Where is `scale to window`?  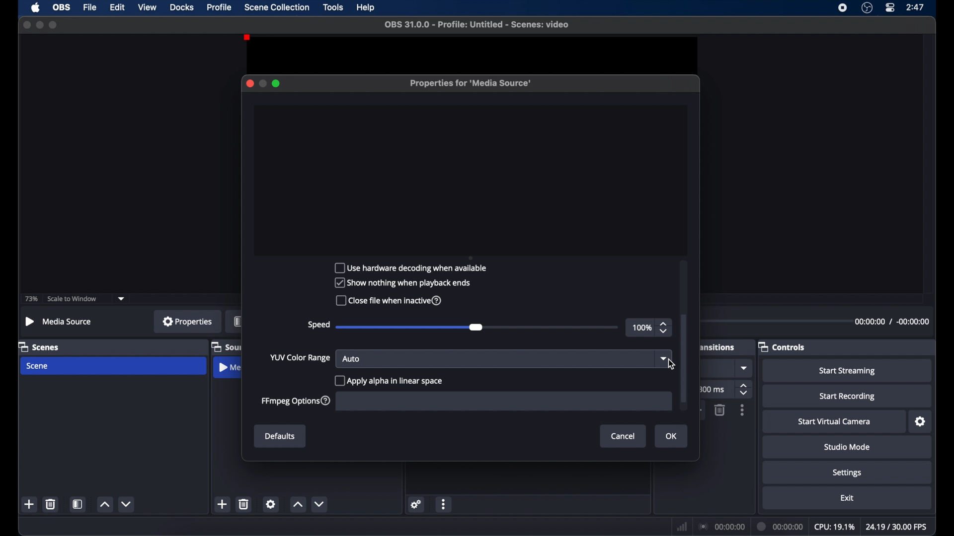 scale to window is located at coordinates (72, 299).